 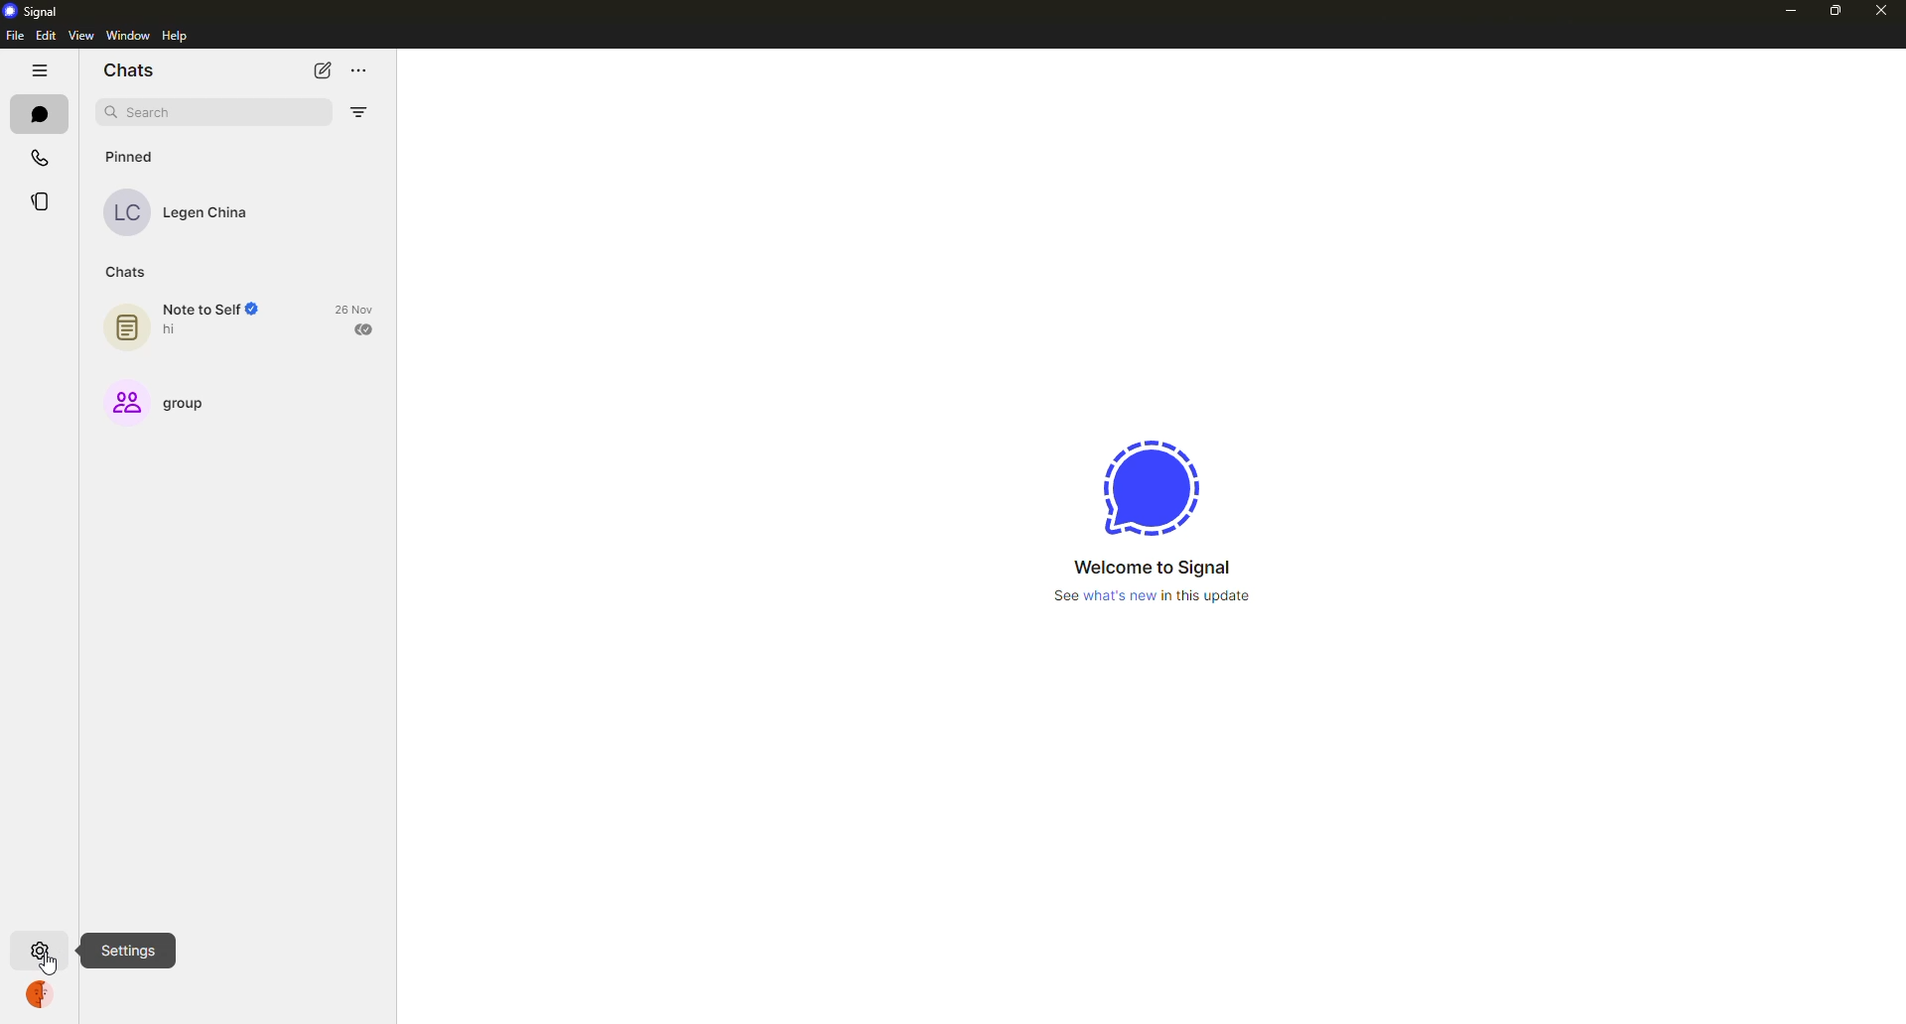 I want to click on signal, so click(x=43, y=11).